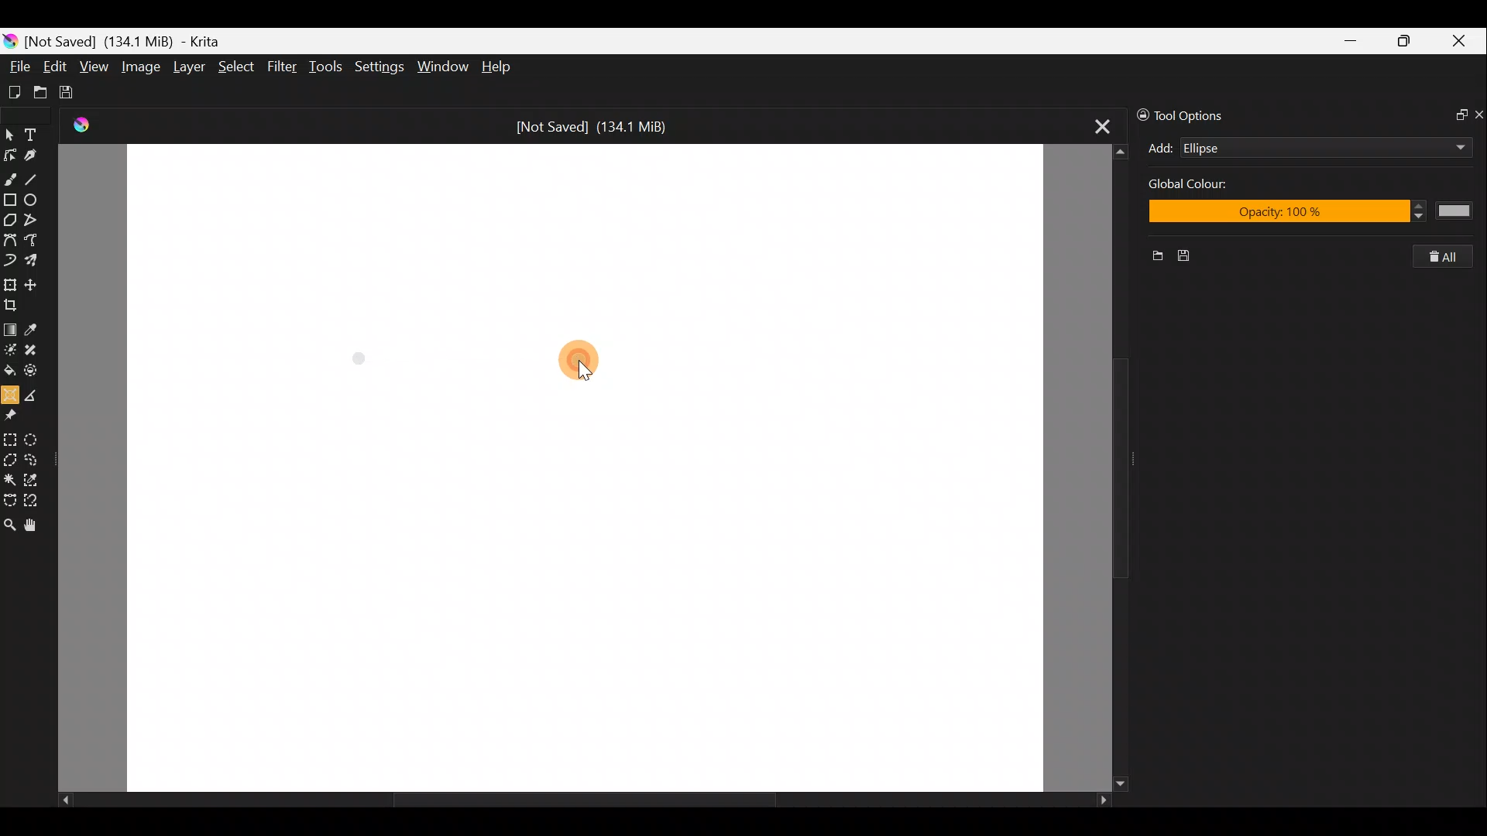 Image resolution: width=1487 pixels, height=836 pixels. I want to click on Elliptical selection tool, so click(39, 437).